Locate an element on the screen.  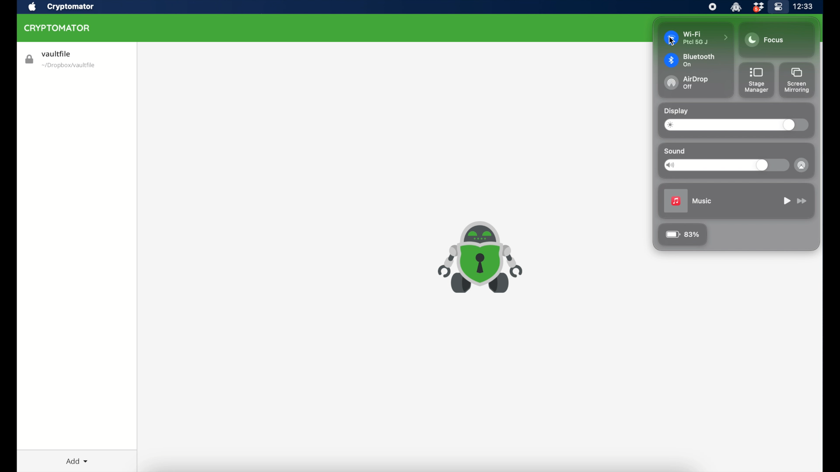
cryptomator icon is located at coordinates (735, 7).